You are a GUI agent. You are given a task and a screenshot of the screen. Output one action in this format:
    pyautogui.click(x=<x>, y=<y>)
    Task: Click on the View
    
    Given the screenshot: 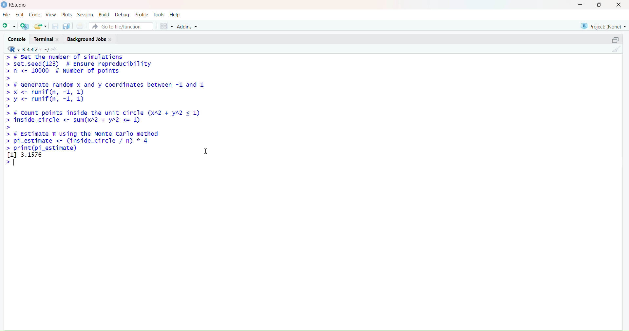 What is the action you would take?
    pyautogui.click(x=50, y=14)
    